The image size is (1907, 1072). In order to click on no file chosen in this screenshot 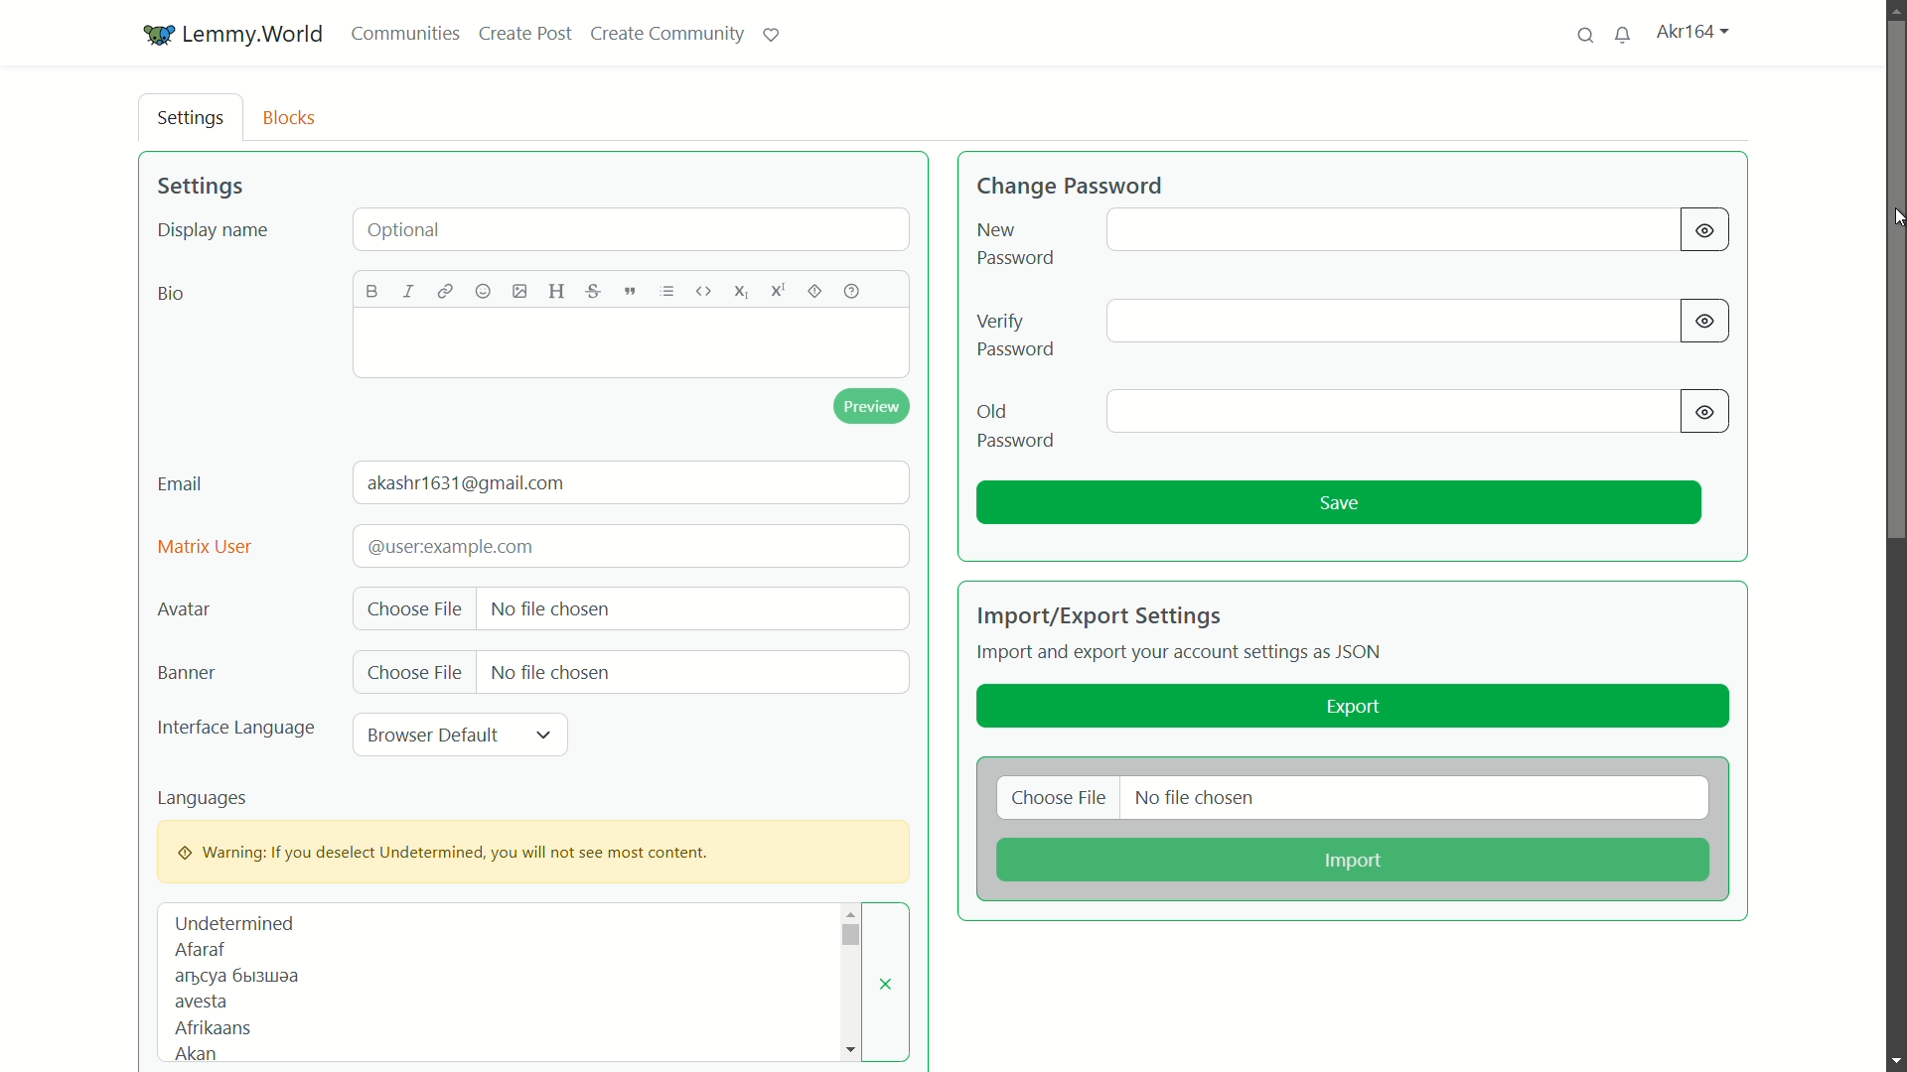, I will do `click(551, 671)`.